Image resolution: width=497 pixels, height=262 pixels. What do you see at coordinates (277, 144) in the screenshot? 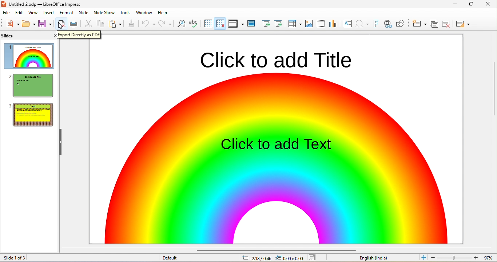
I see `click to add text` at bounding box center [277, 144].